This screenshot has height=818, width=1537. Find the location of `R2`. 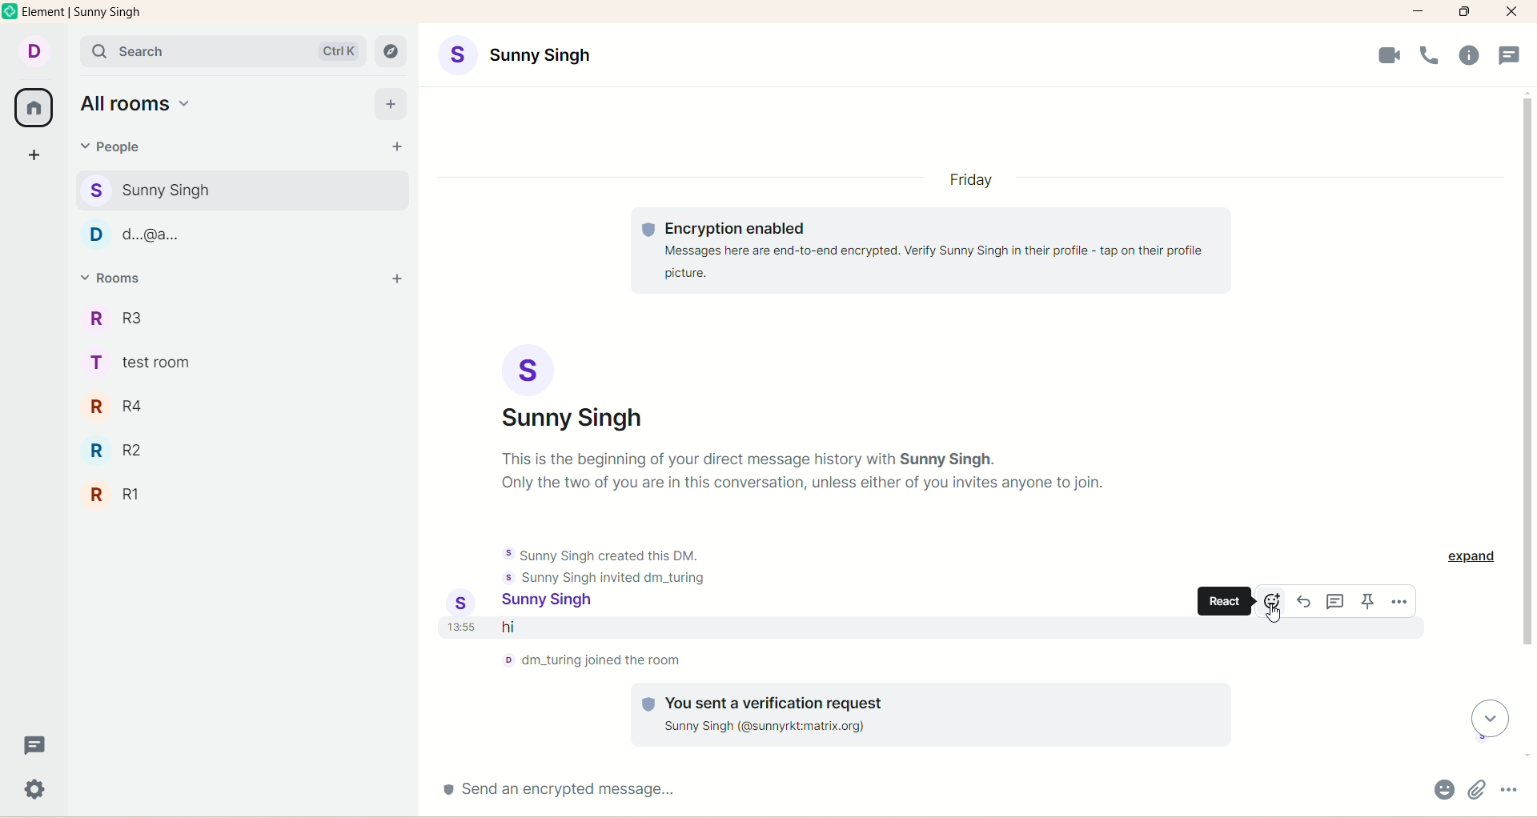

R2 is located at coordinates (124, 451).